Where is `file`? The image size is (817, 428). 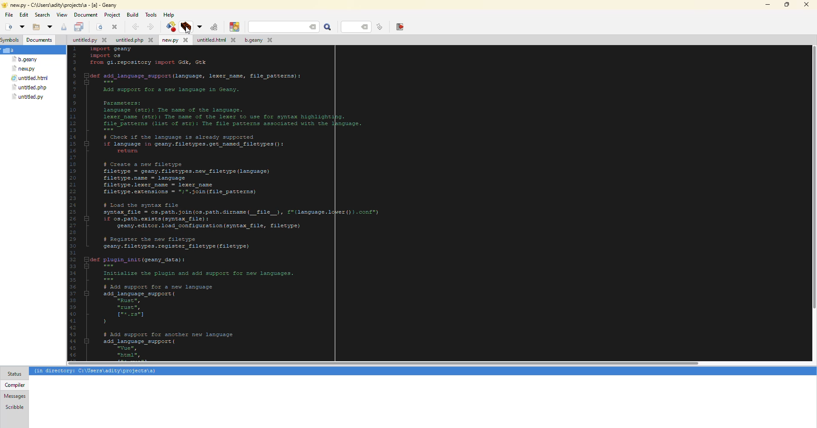
file is located at coordinates (174, 40).